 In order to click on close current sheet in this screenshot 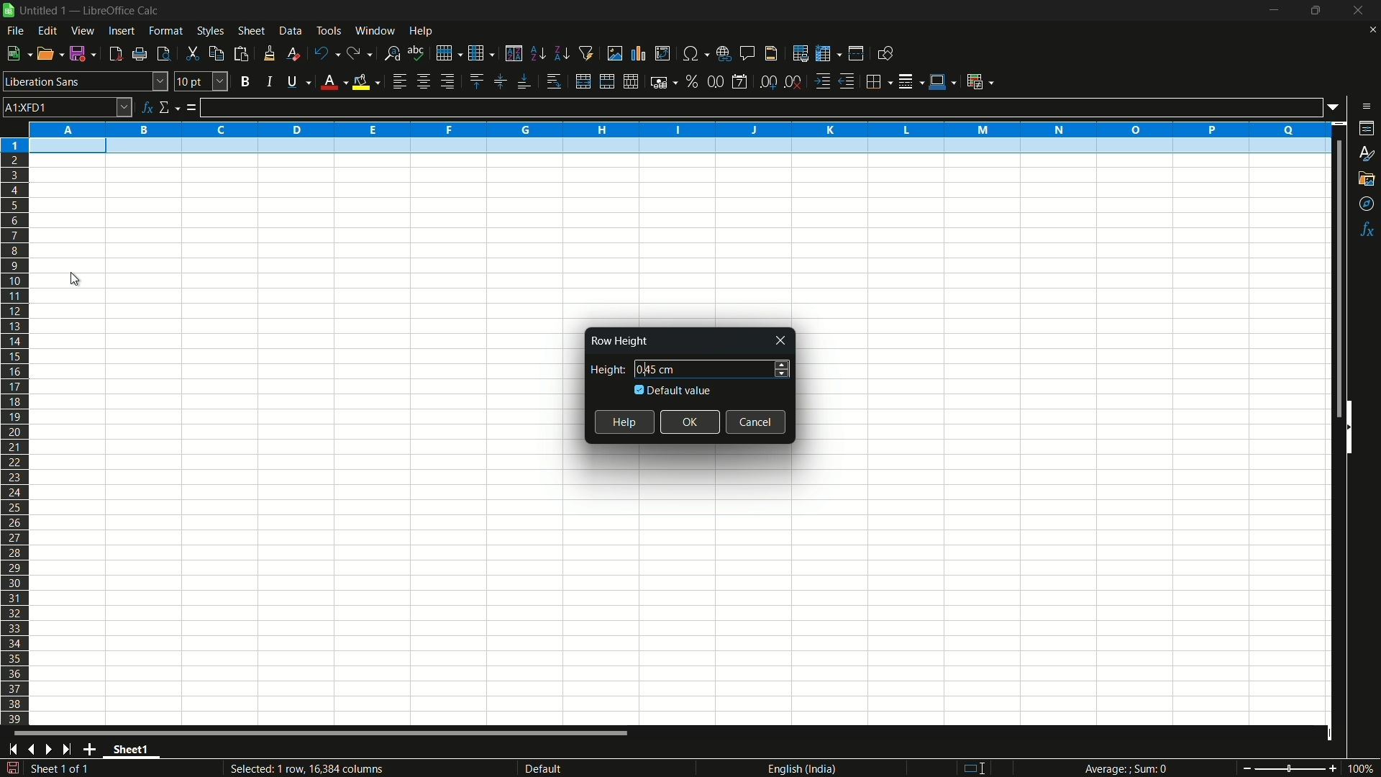, I will do `click(1371, 33)`.